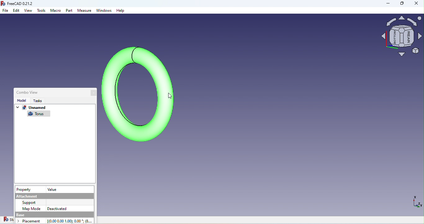 The height and width of the screenshot is (224, 424). What do you see at coordinates (32, 208) in the screenshot?
I see `Map Mode` at bounding box center [32, 208].